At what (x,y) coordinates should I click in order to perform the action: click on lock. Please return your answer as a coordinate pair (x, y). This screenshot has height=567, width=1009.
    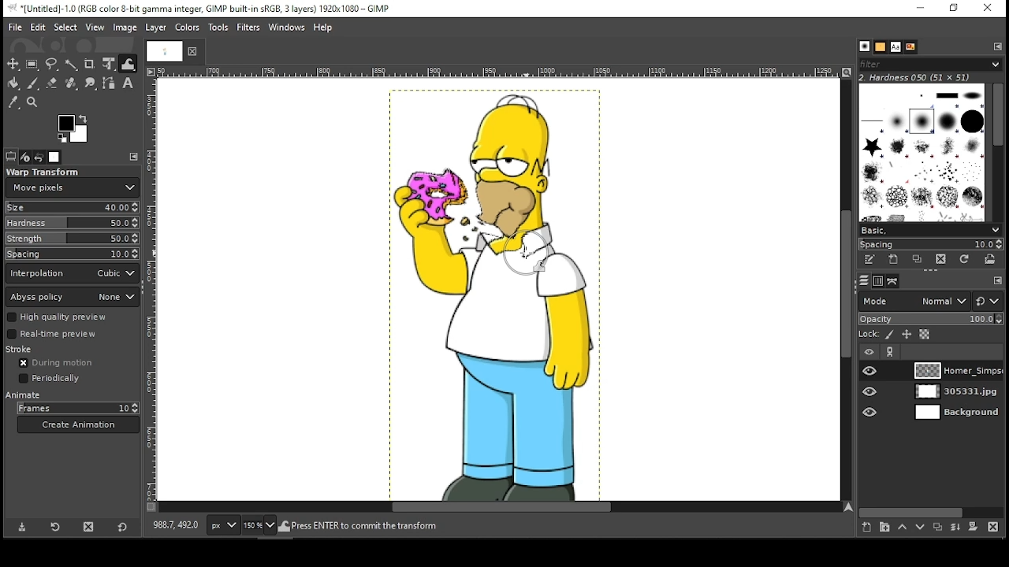
    Looking at the image, I should click on (869, 335).